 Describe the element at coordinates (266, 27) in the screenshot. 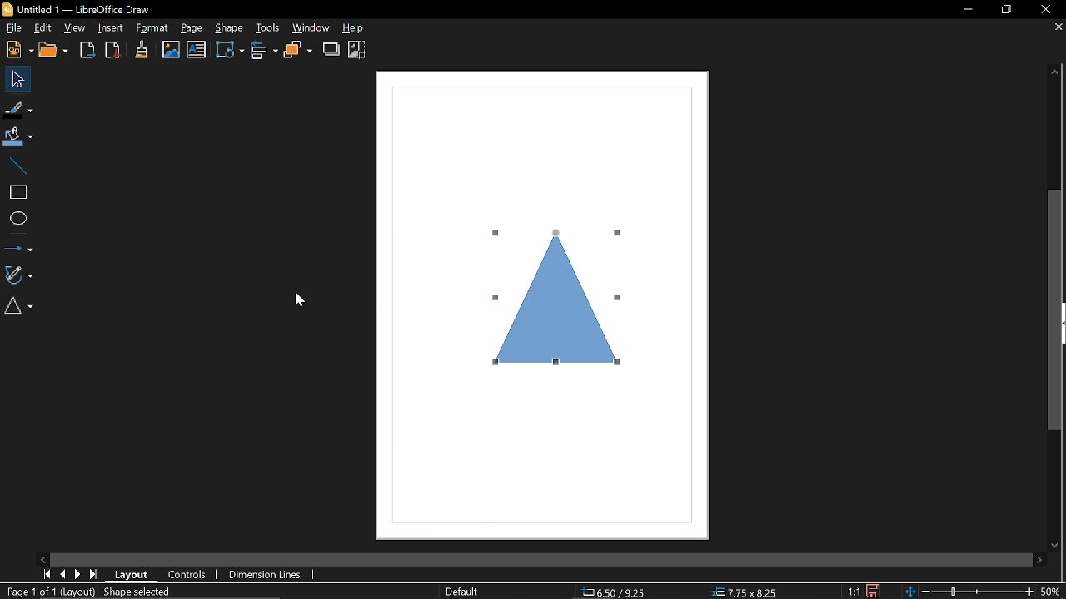

I see `Tools` at that location.